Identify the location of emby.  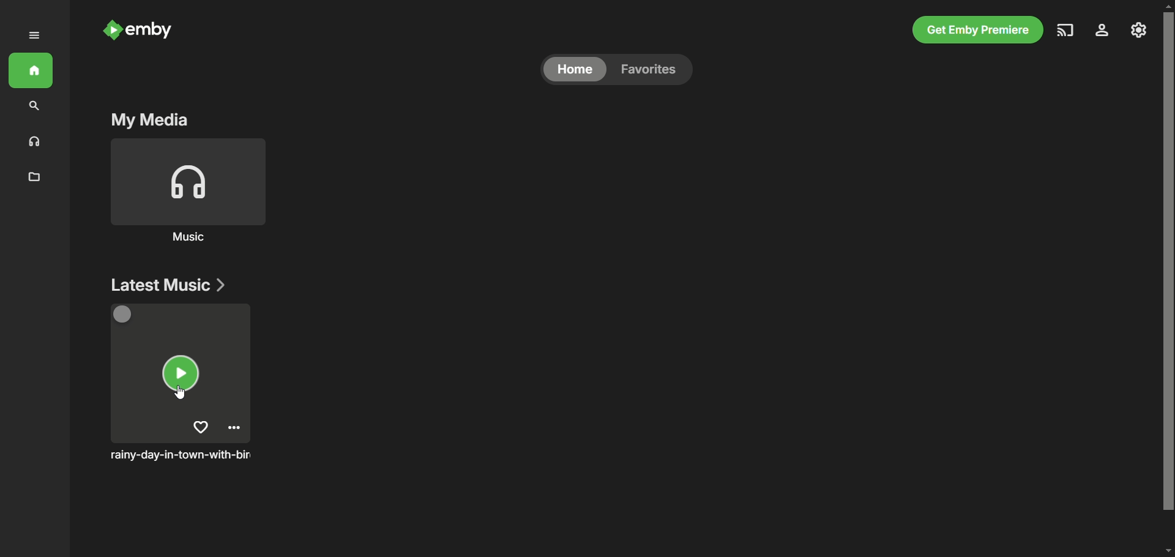
(154, 31).